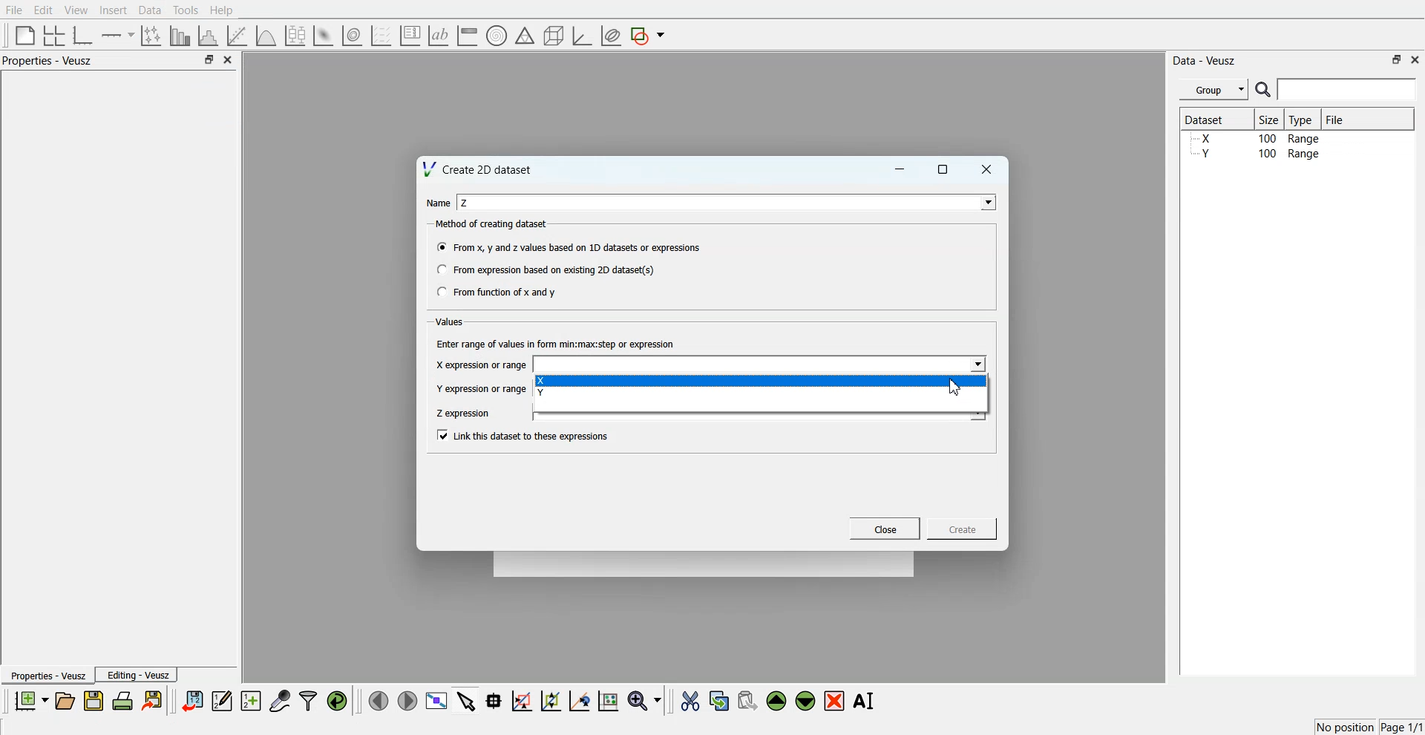 This screenshot has width=1425, height=735. What do you see at coordinates (54, 36) in the screenshot?
I see `Arrange graph in grid` at bounding box center [54, 36].